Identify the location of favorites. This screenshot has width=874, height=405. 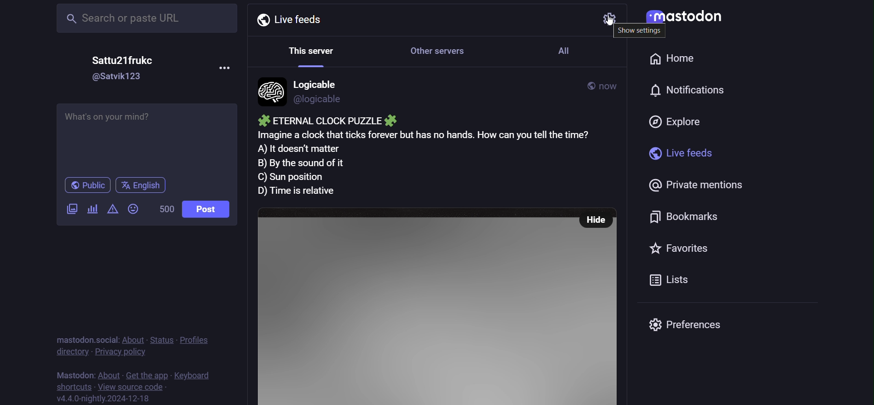
(673, 249).